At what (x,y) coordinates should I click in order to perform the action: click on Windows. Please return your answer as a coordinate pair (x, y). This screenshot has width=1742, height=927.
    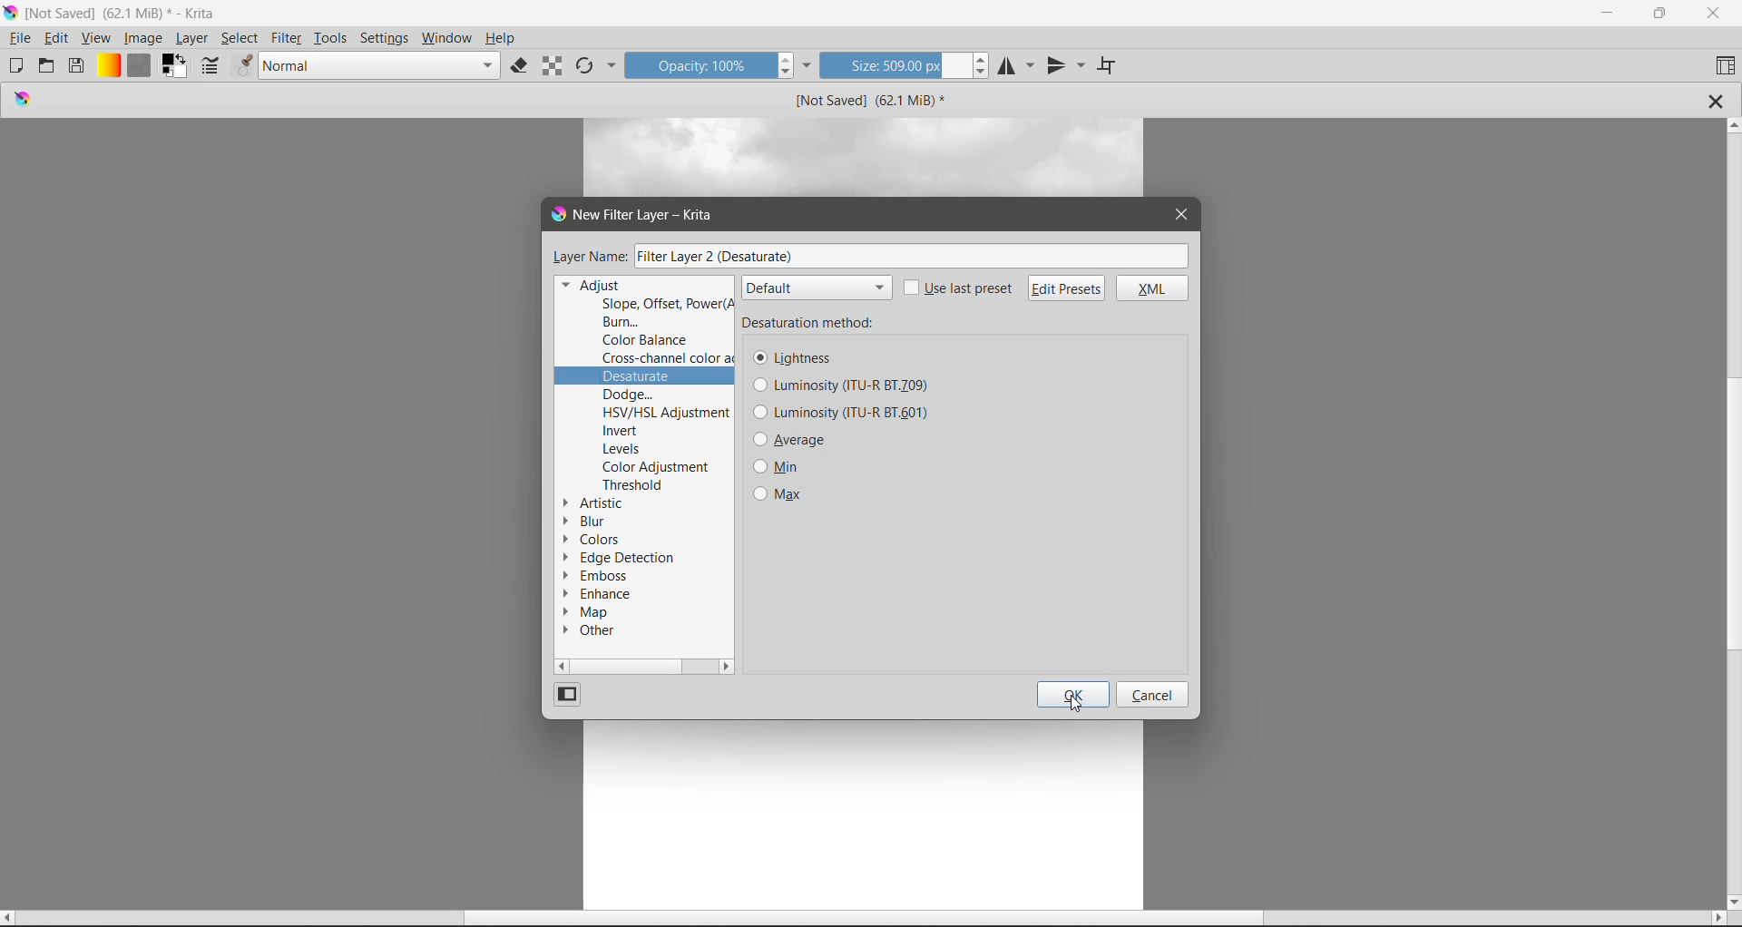
    Looking at the image, I should click on (447, 38).